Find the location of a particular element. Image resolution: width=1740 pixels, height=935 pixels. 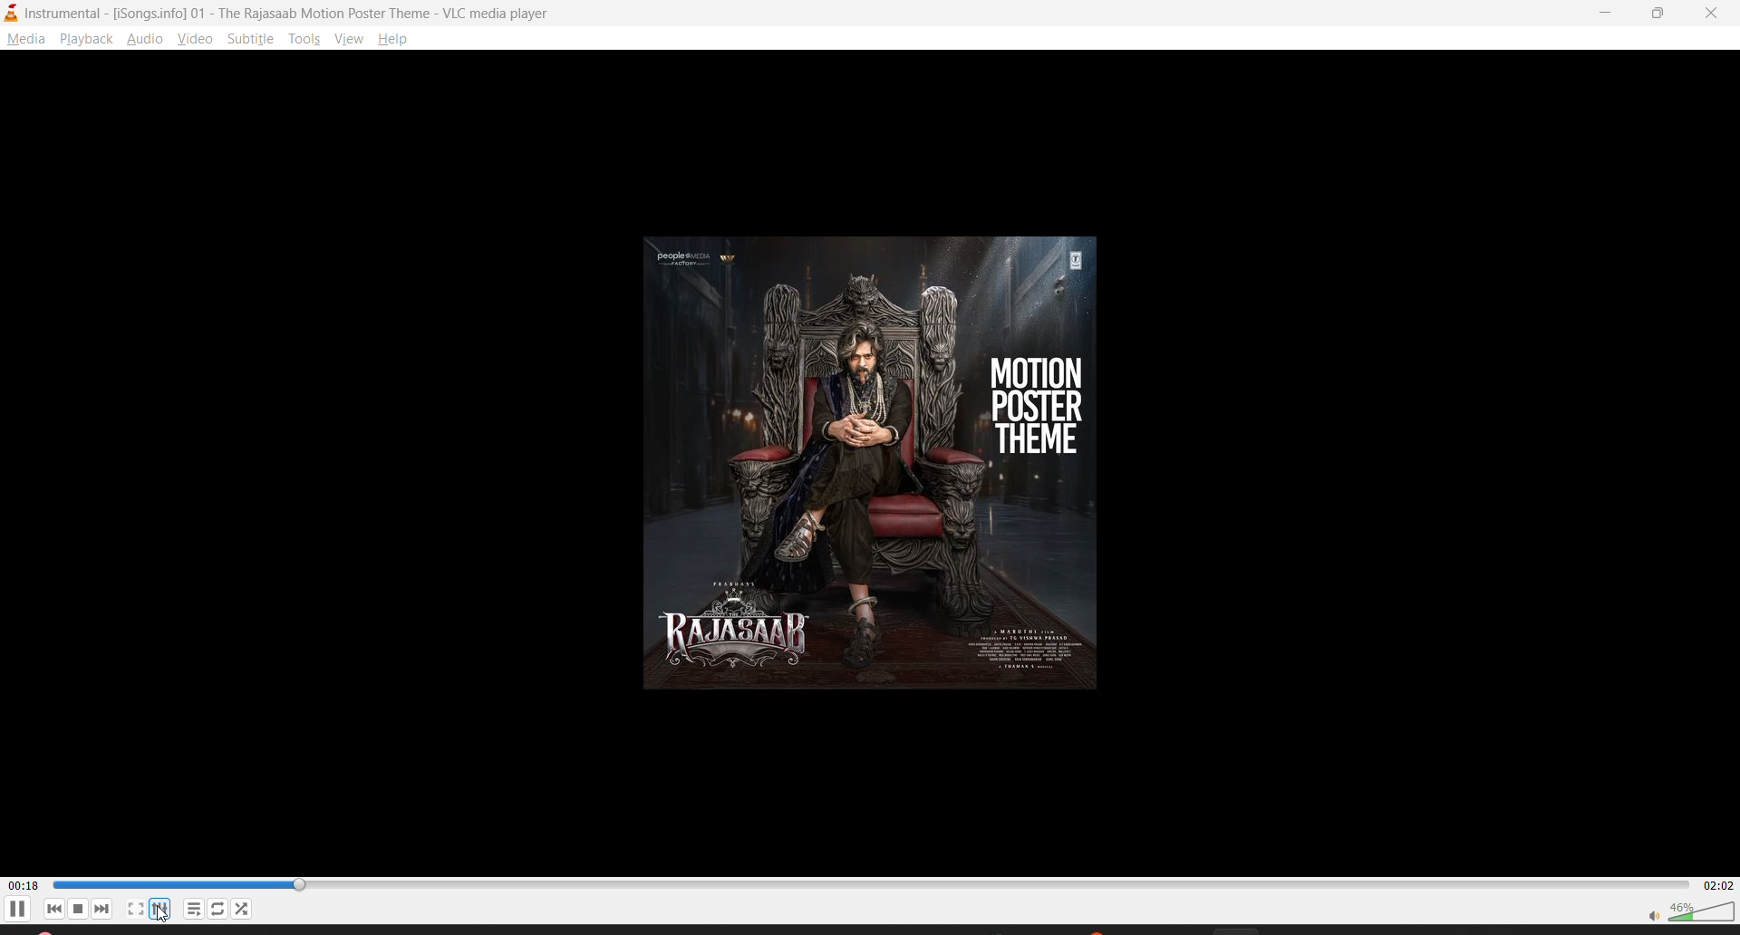

close is located at coordinates (1714, 14).